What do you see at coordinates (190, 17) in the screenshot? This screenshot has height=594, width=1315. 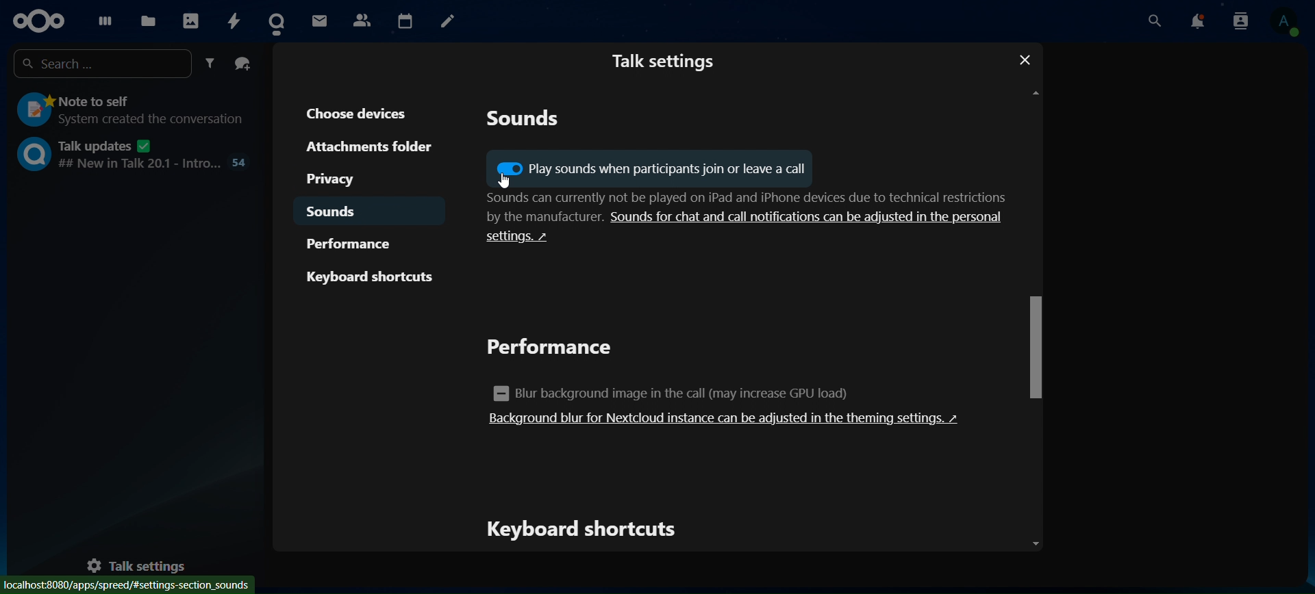 I see `photos` at bounding box center [190, 17].